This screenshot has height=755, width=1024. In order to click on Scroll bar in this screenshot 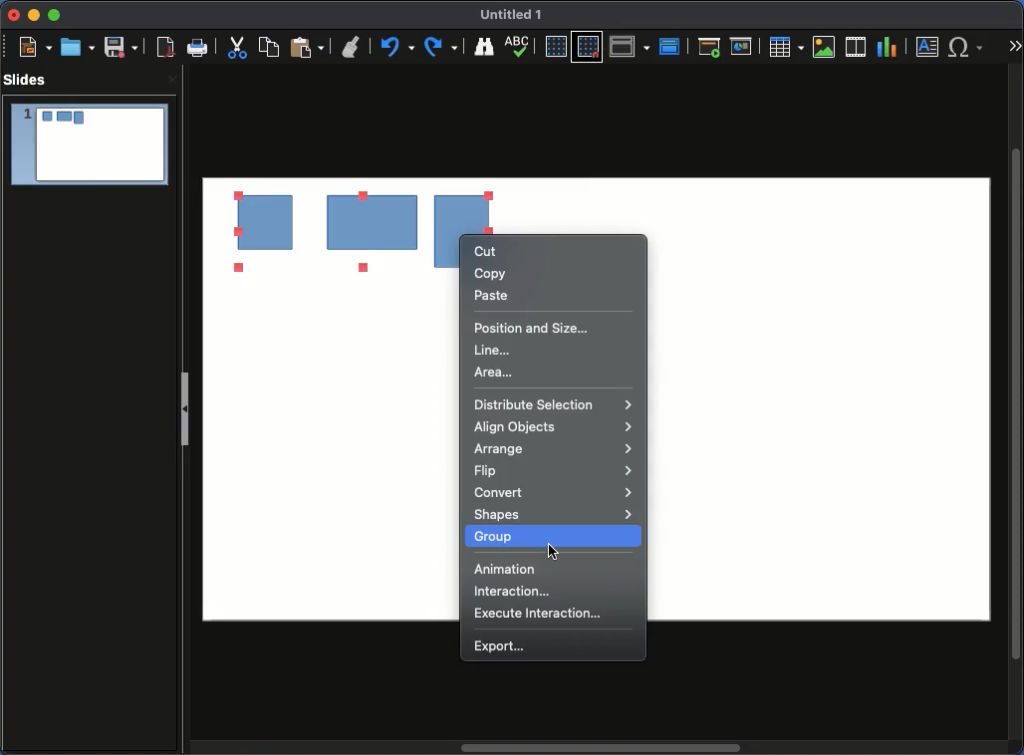, I will do `click(603, 749)`.